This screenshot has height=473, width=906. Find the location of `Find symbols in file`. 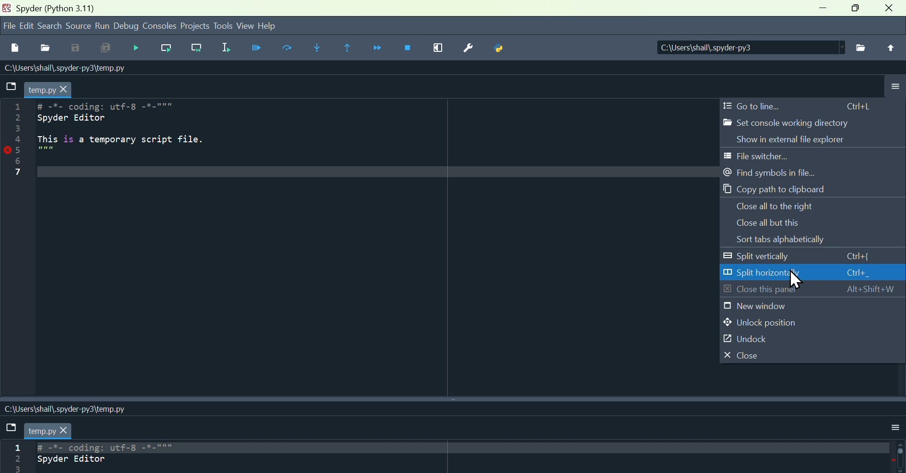

Find symbols in file is located at coordinates (777, 174).